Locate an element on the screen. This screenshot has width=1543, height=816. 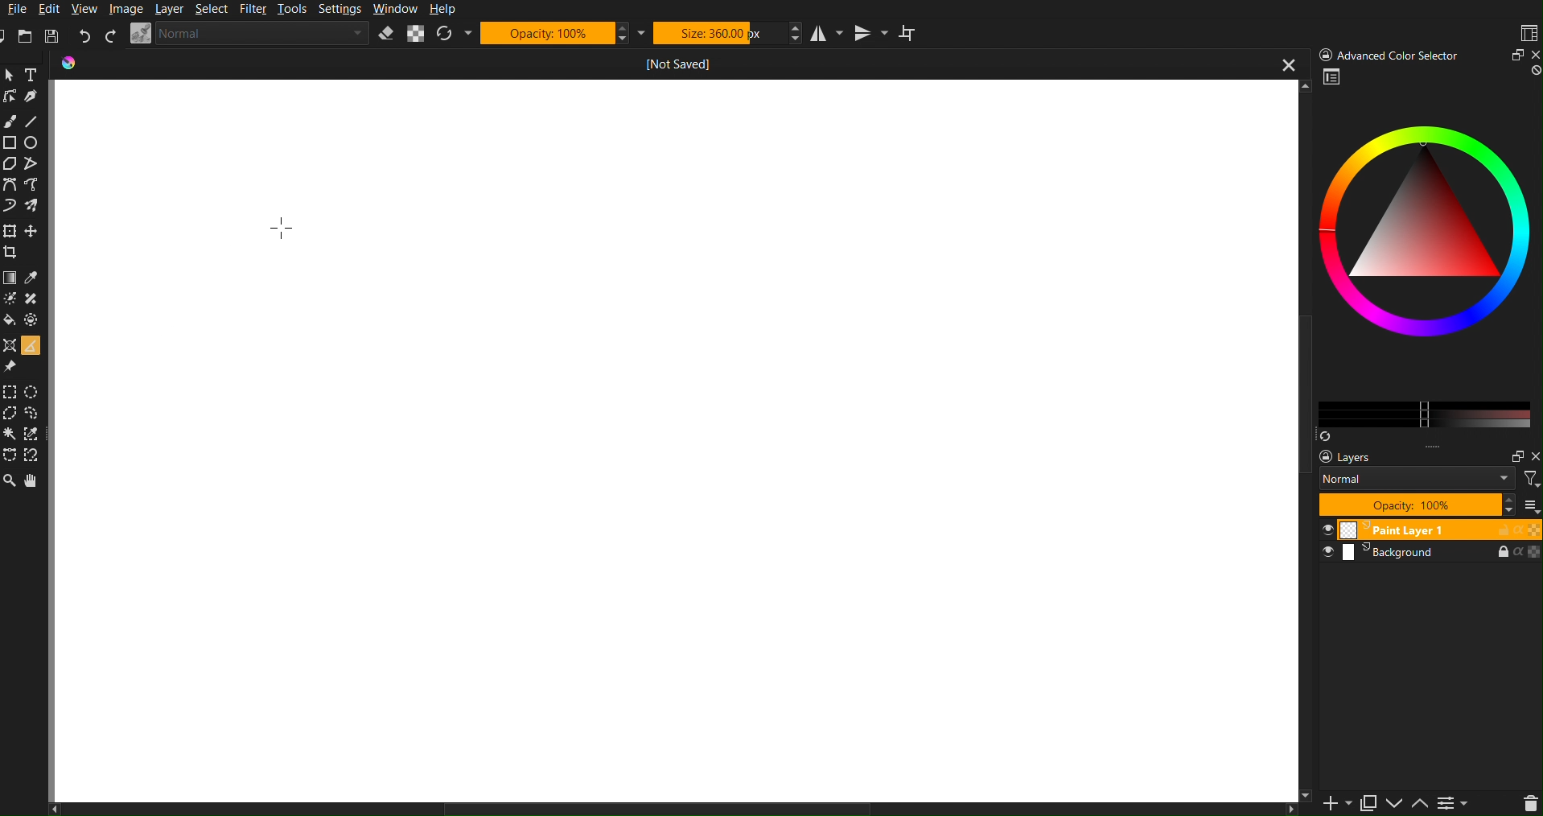
Alpha is located at coordinates (416, 34).